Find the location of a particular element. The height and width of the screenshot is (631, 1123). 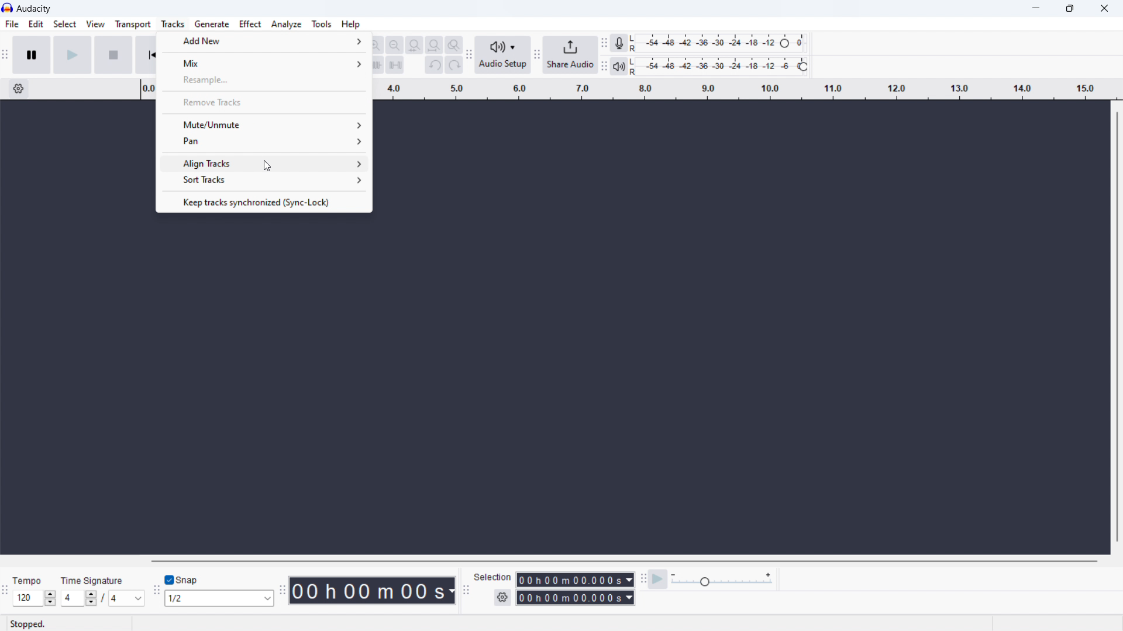

snapping toolbar is located at coordinates (155, 588).